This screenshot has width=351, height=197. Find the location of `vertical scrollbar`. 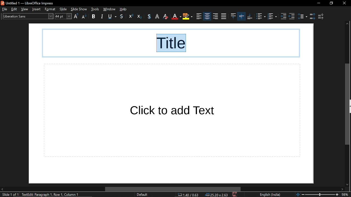

vertical scrollbar is located at coordinates (347, 105).